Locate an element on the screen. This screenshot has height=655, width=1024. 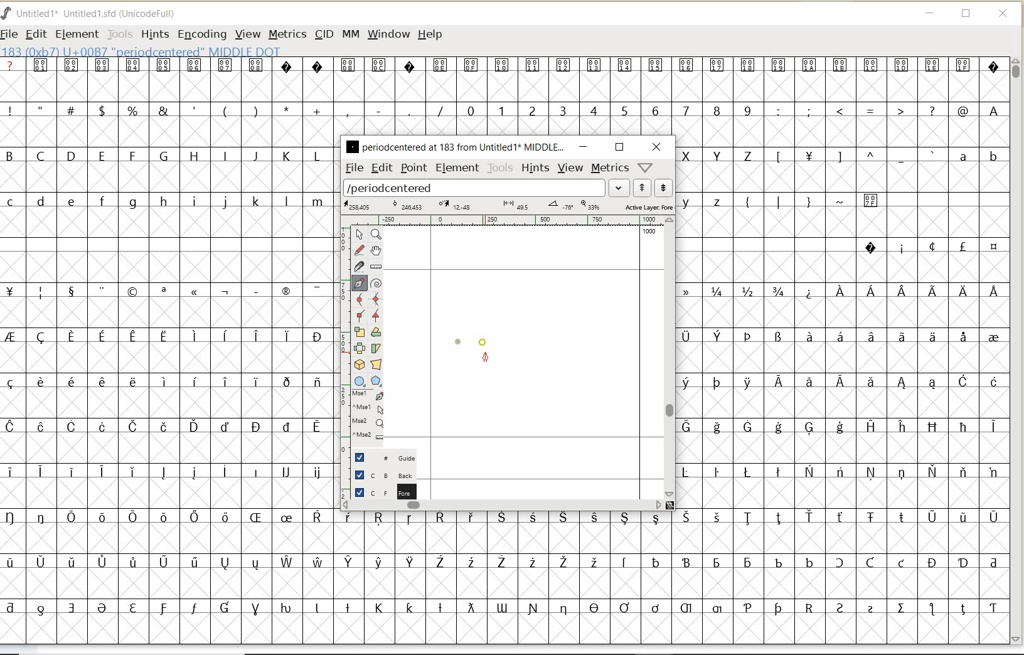
tools is located at coordinates (500, 168).